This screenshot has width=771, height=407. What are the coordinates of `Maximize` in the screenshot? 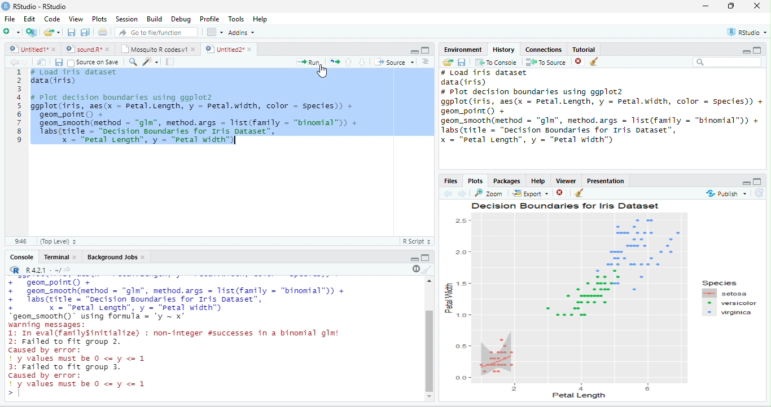 It's located at (426, 258).